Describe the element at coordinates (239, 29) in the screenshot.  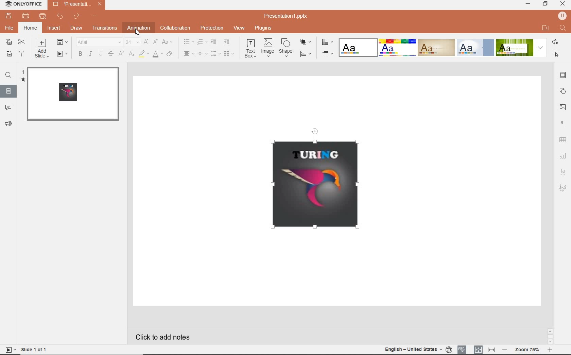
I see `view` at that location.